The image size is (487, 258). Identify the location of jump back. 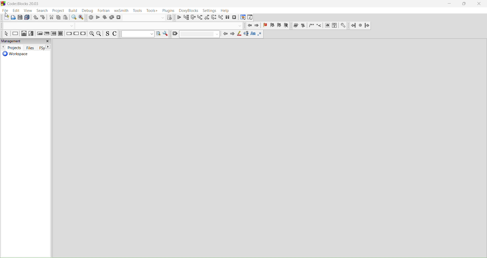
(249, 25).